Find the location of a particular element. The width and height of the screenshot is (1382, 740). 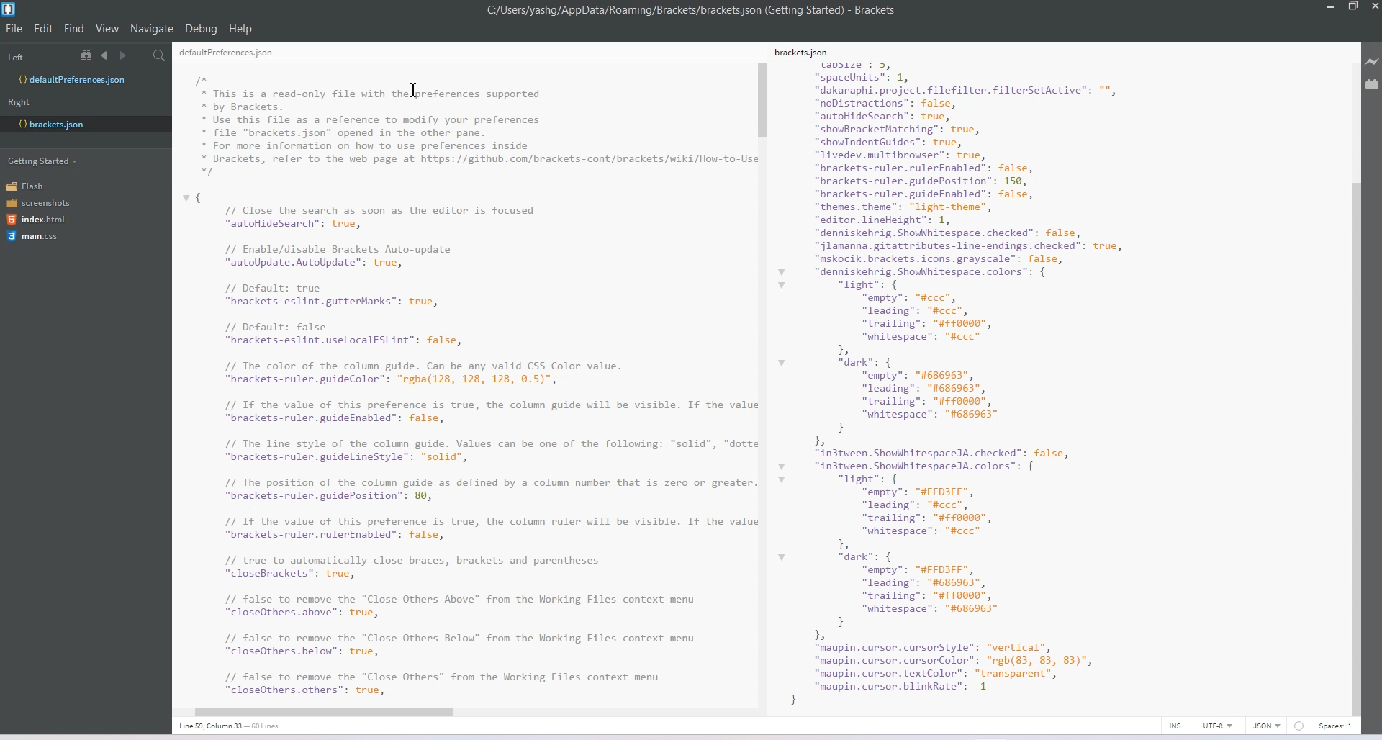

UTF-8 is located at coordinates (1217, 726).